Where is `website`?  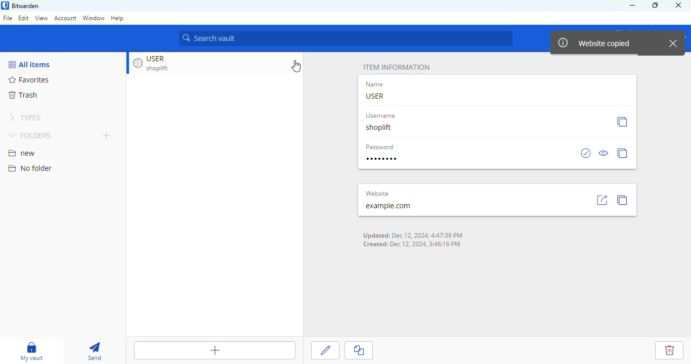
website is located at coordinates (377, 193).